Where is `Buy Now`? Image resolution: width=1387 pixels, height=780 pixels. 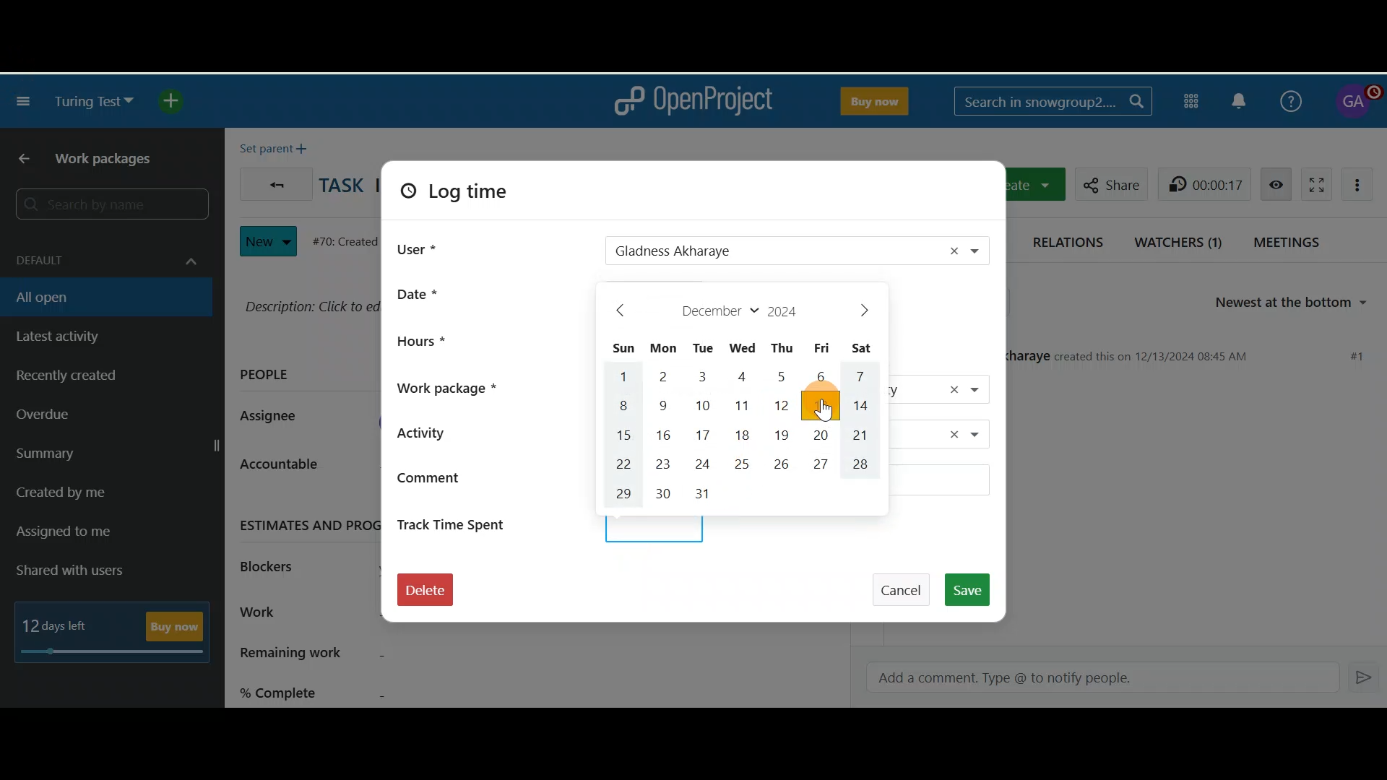
Buy Now is located at coordinates (872, 98).